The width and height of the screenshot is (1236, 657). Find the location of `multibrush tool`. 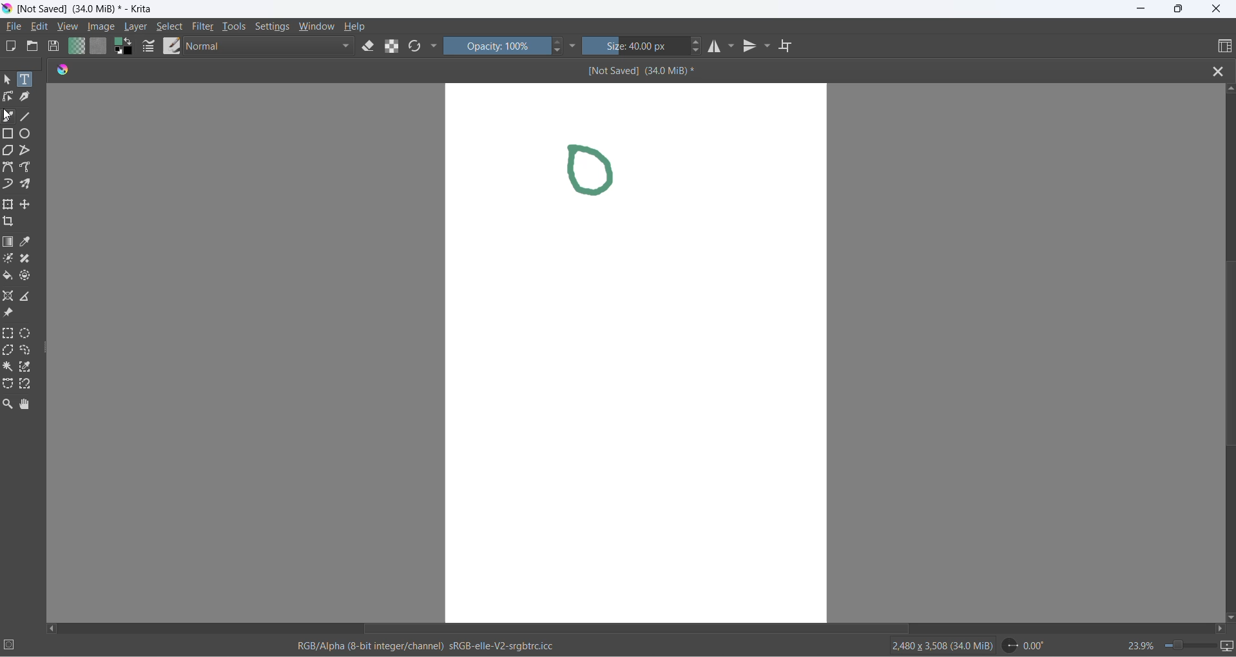

multibrush tool is located at coordinates (32, 185).